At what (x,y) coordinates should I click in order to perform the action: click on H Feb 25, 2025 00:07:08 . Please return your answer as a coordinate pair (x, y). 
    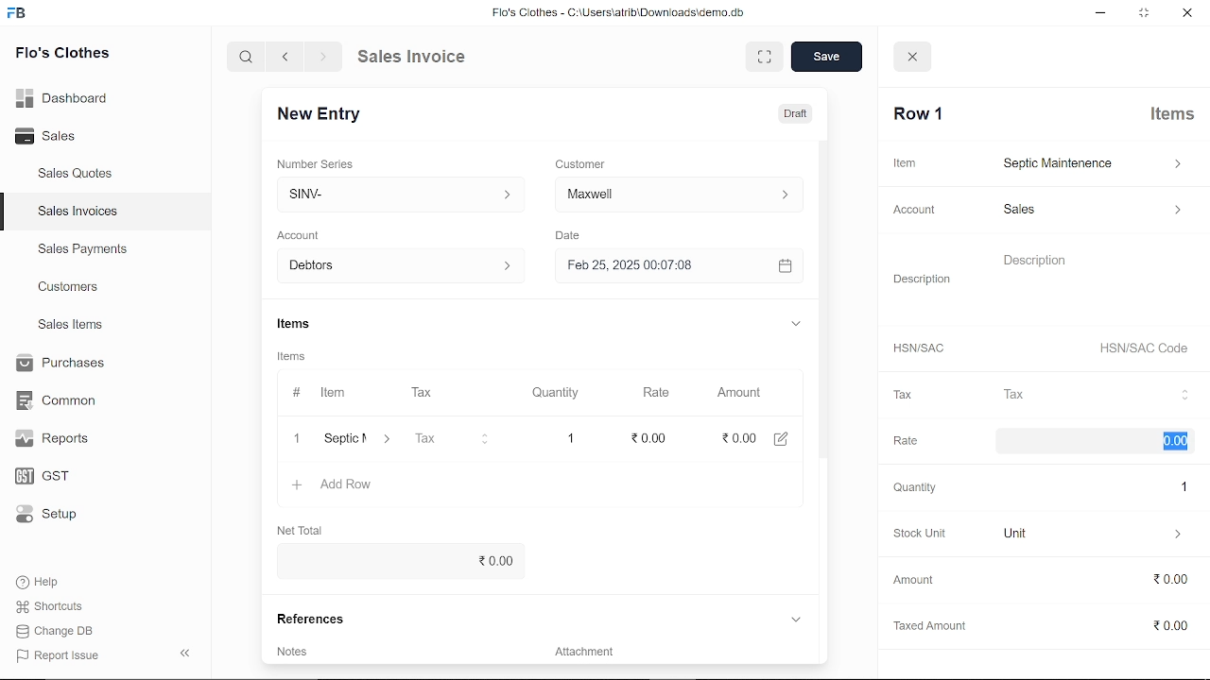
    Looking at the image, I should click on (652, 264).